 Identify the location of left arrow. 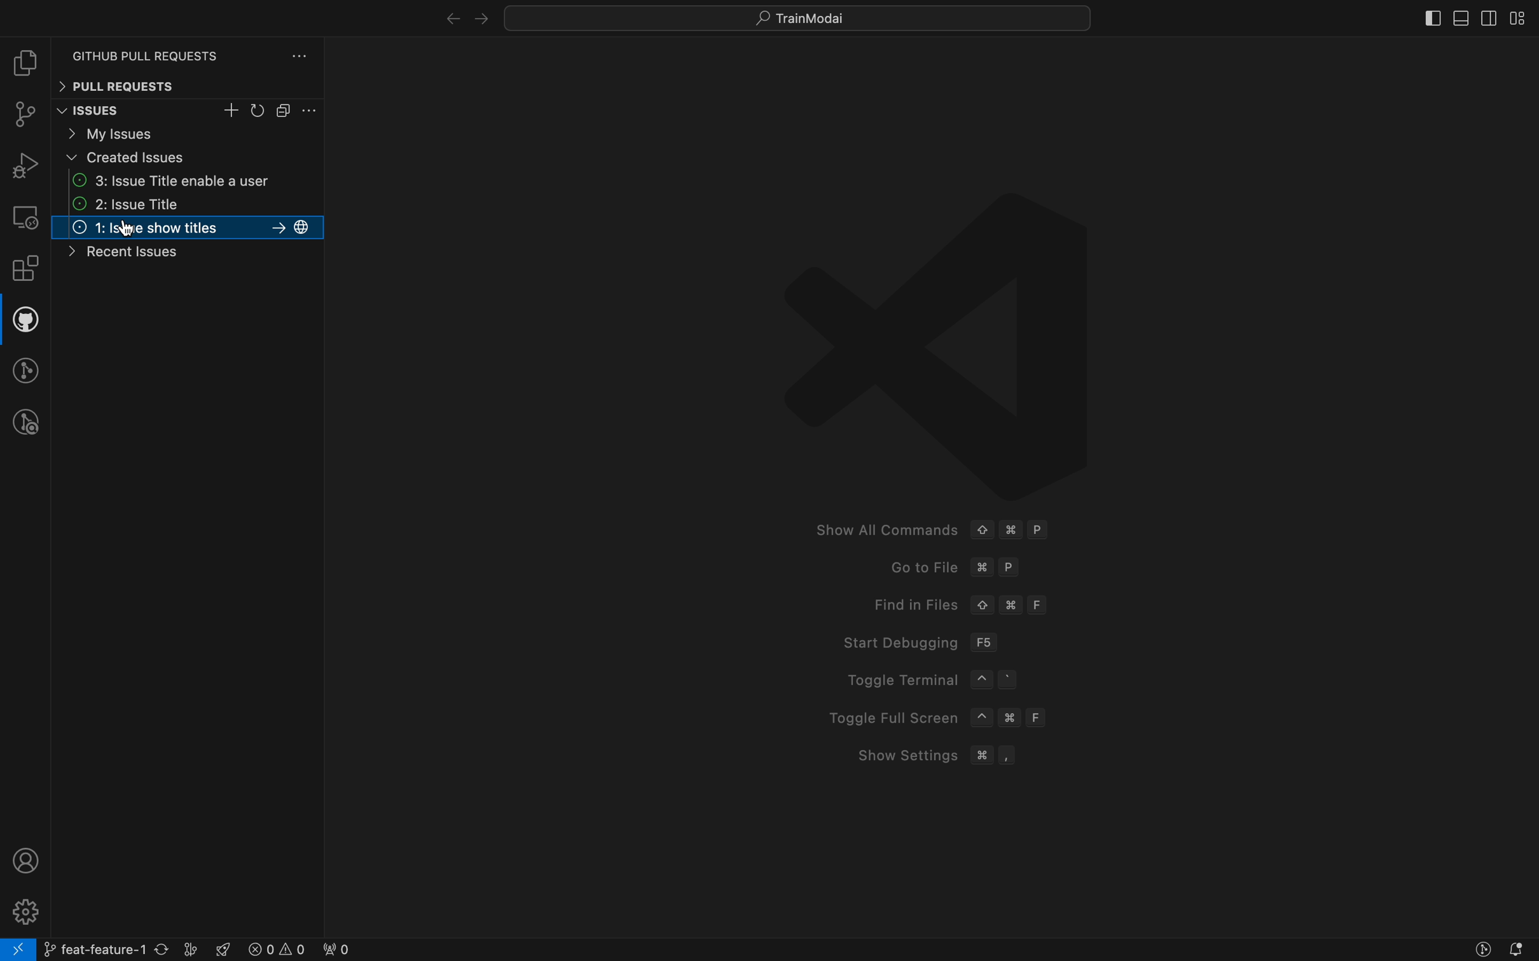
(480, 17).